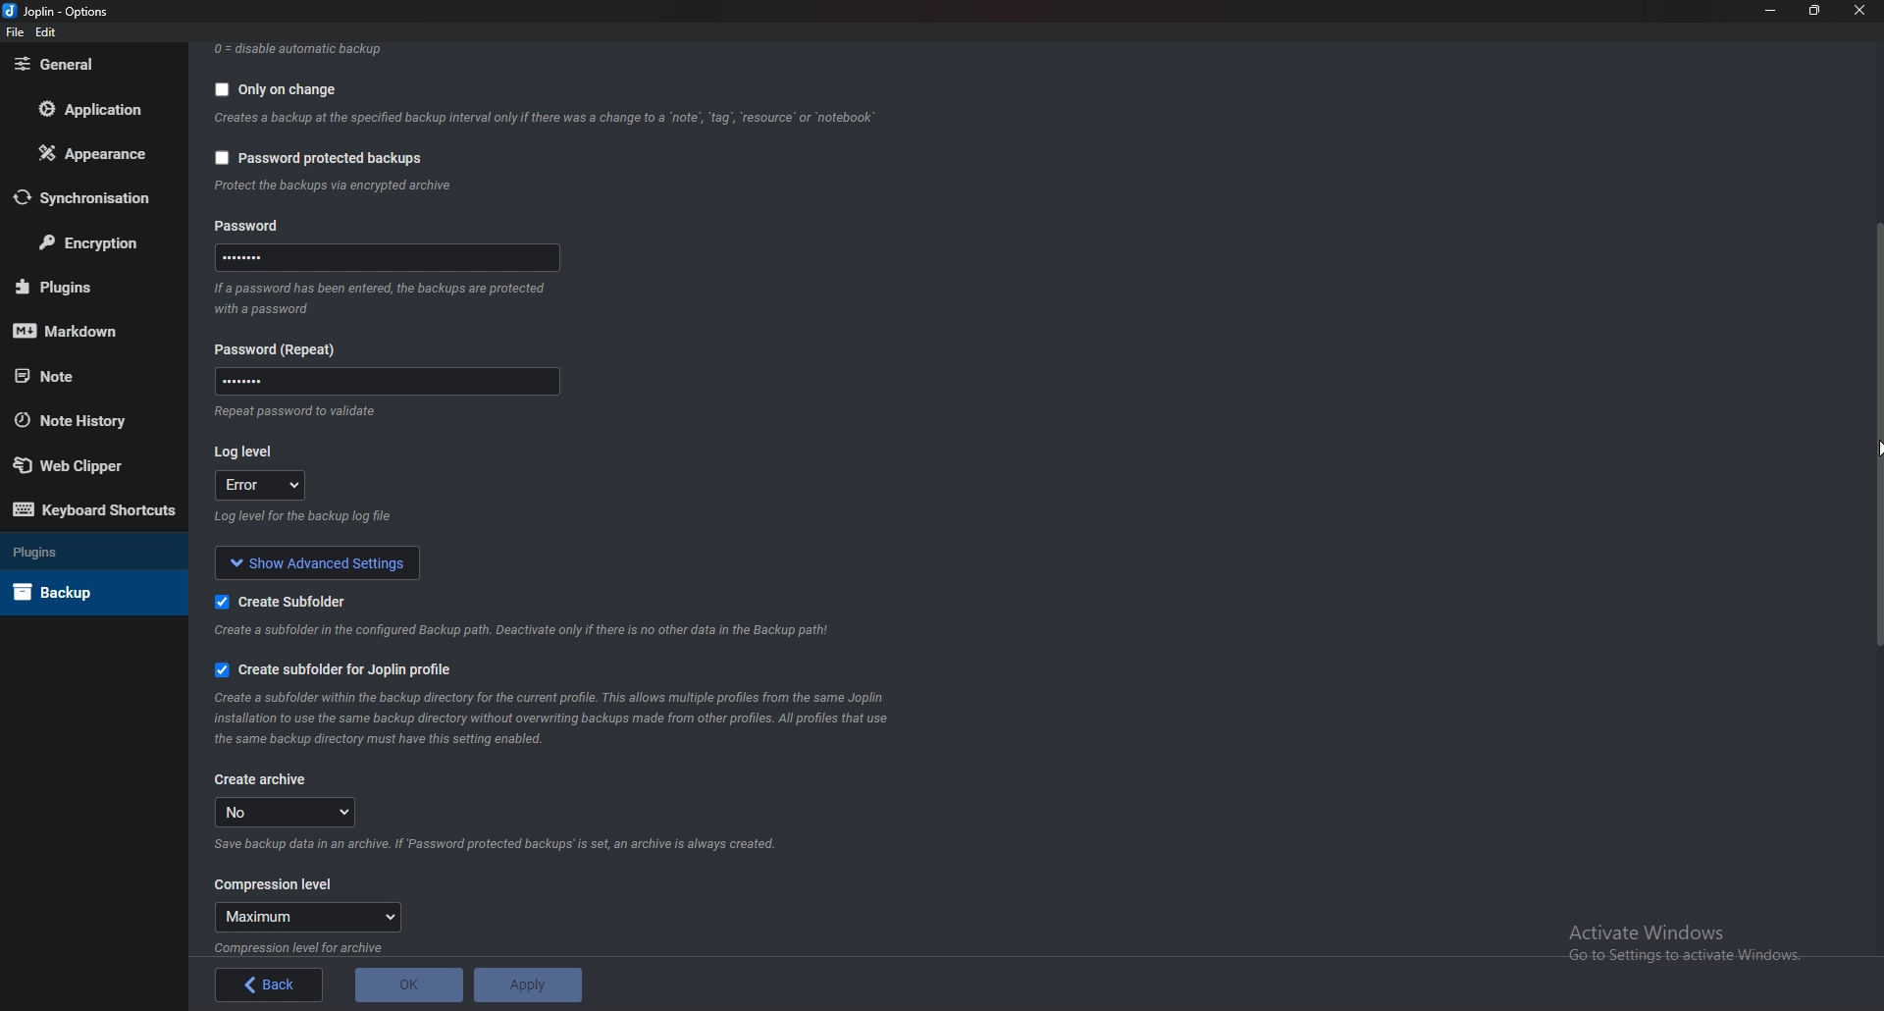 This screenshot has height=1011, width=1884. I want to click on no, so click(290, 812).